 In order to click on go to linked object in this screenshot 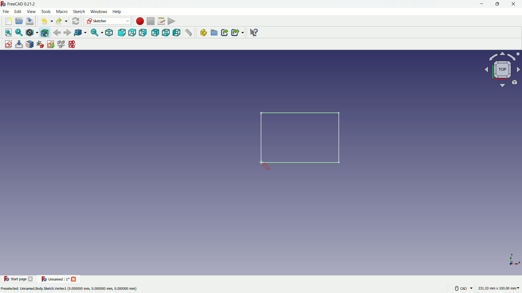, I will do `click(80, 33)`.